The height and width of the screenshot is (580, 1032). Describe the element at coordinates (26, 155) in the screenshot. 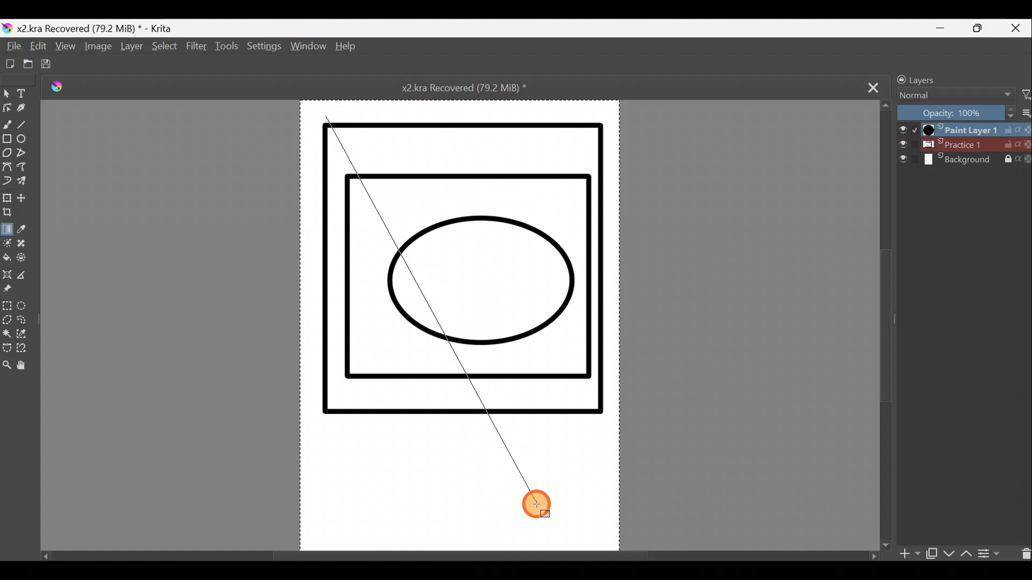

I see `Polyline tool` at that location.